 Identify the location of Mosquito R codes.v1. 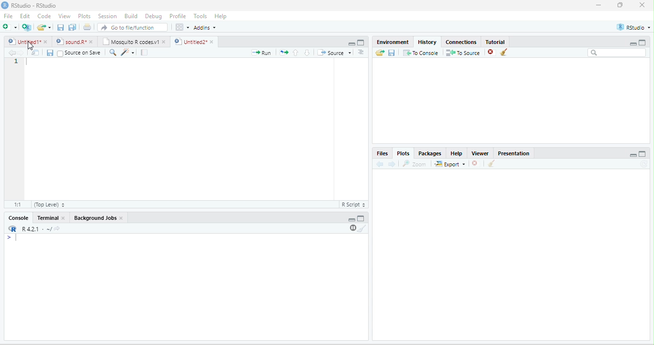
(130, 42).